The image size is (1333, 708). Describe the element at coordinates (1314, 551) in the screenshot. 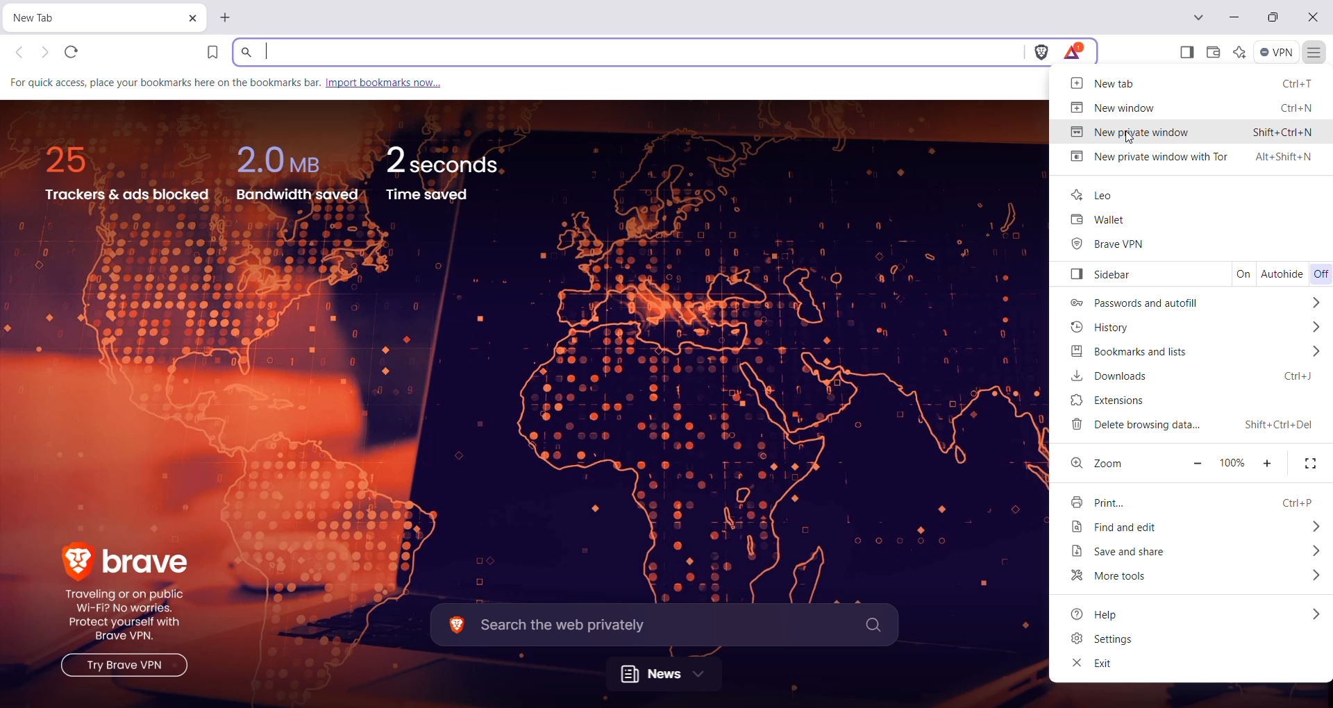

I see `More options` at that location.